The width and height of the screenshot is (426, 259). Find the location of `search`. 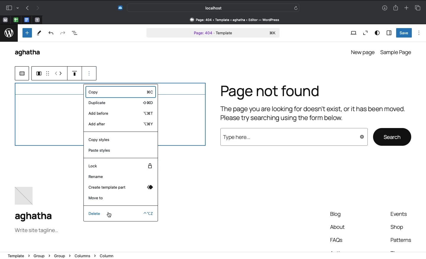

search is located at coordinates (393, 136).